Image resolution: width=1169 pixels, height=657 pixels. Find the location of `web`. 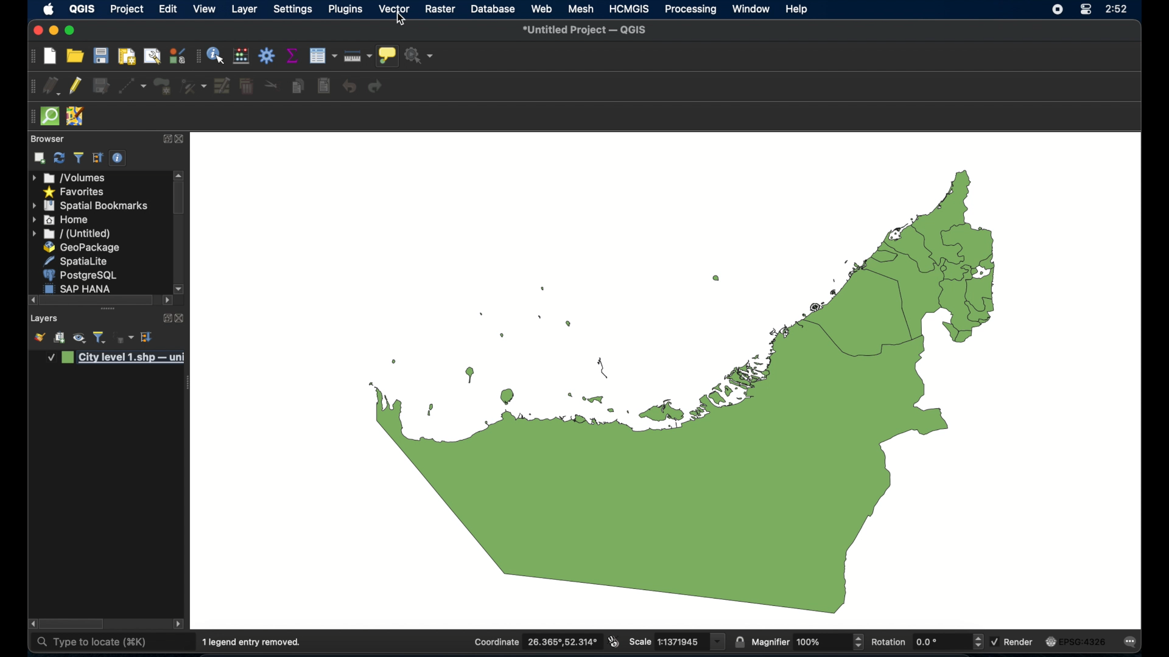

web is located at coordinates (541, 9).